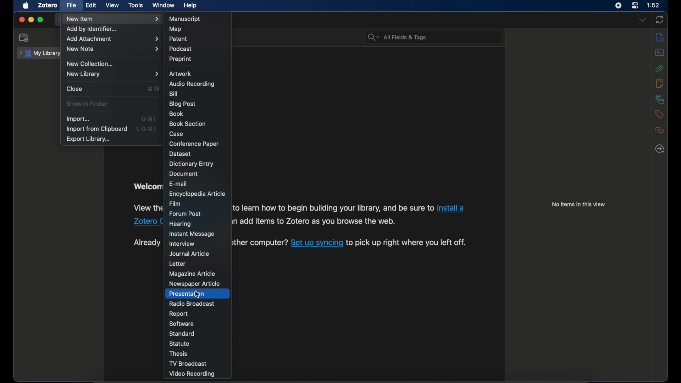  Describe the element at coordinates (192, 164) in the screenshot. I see `dictionary entry` at that location.